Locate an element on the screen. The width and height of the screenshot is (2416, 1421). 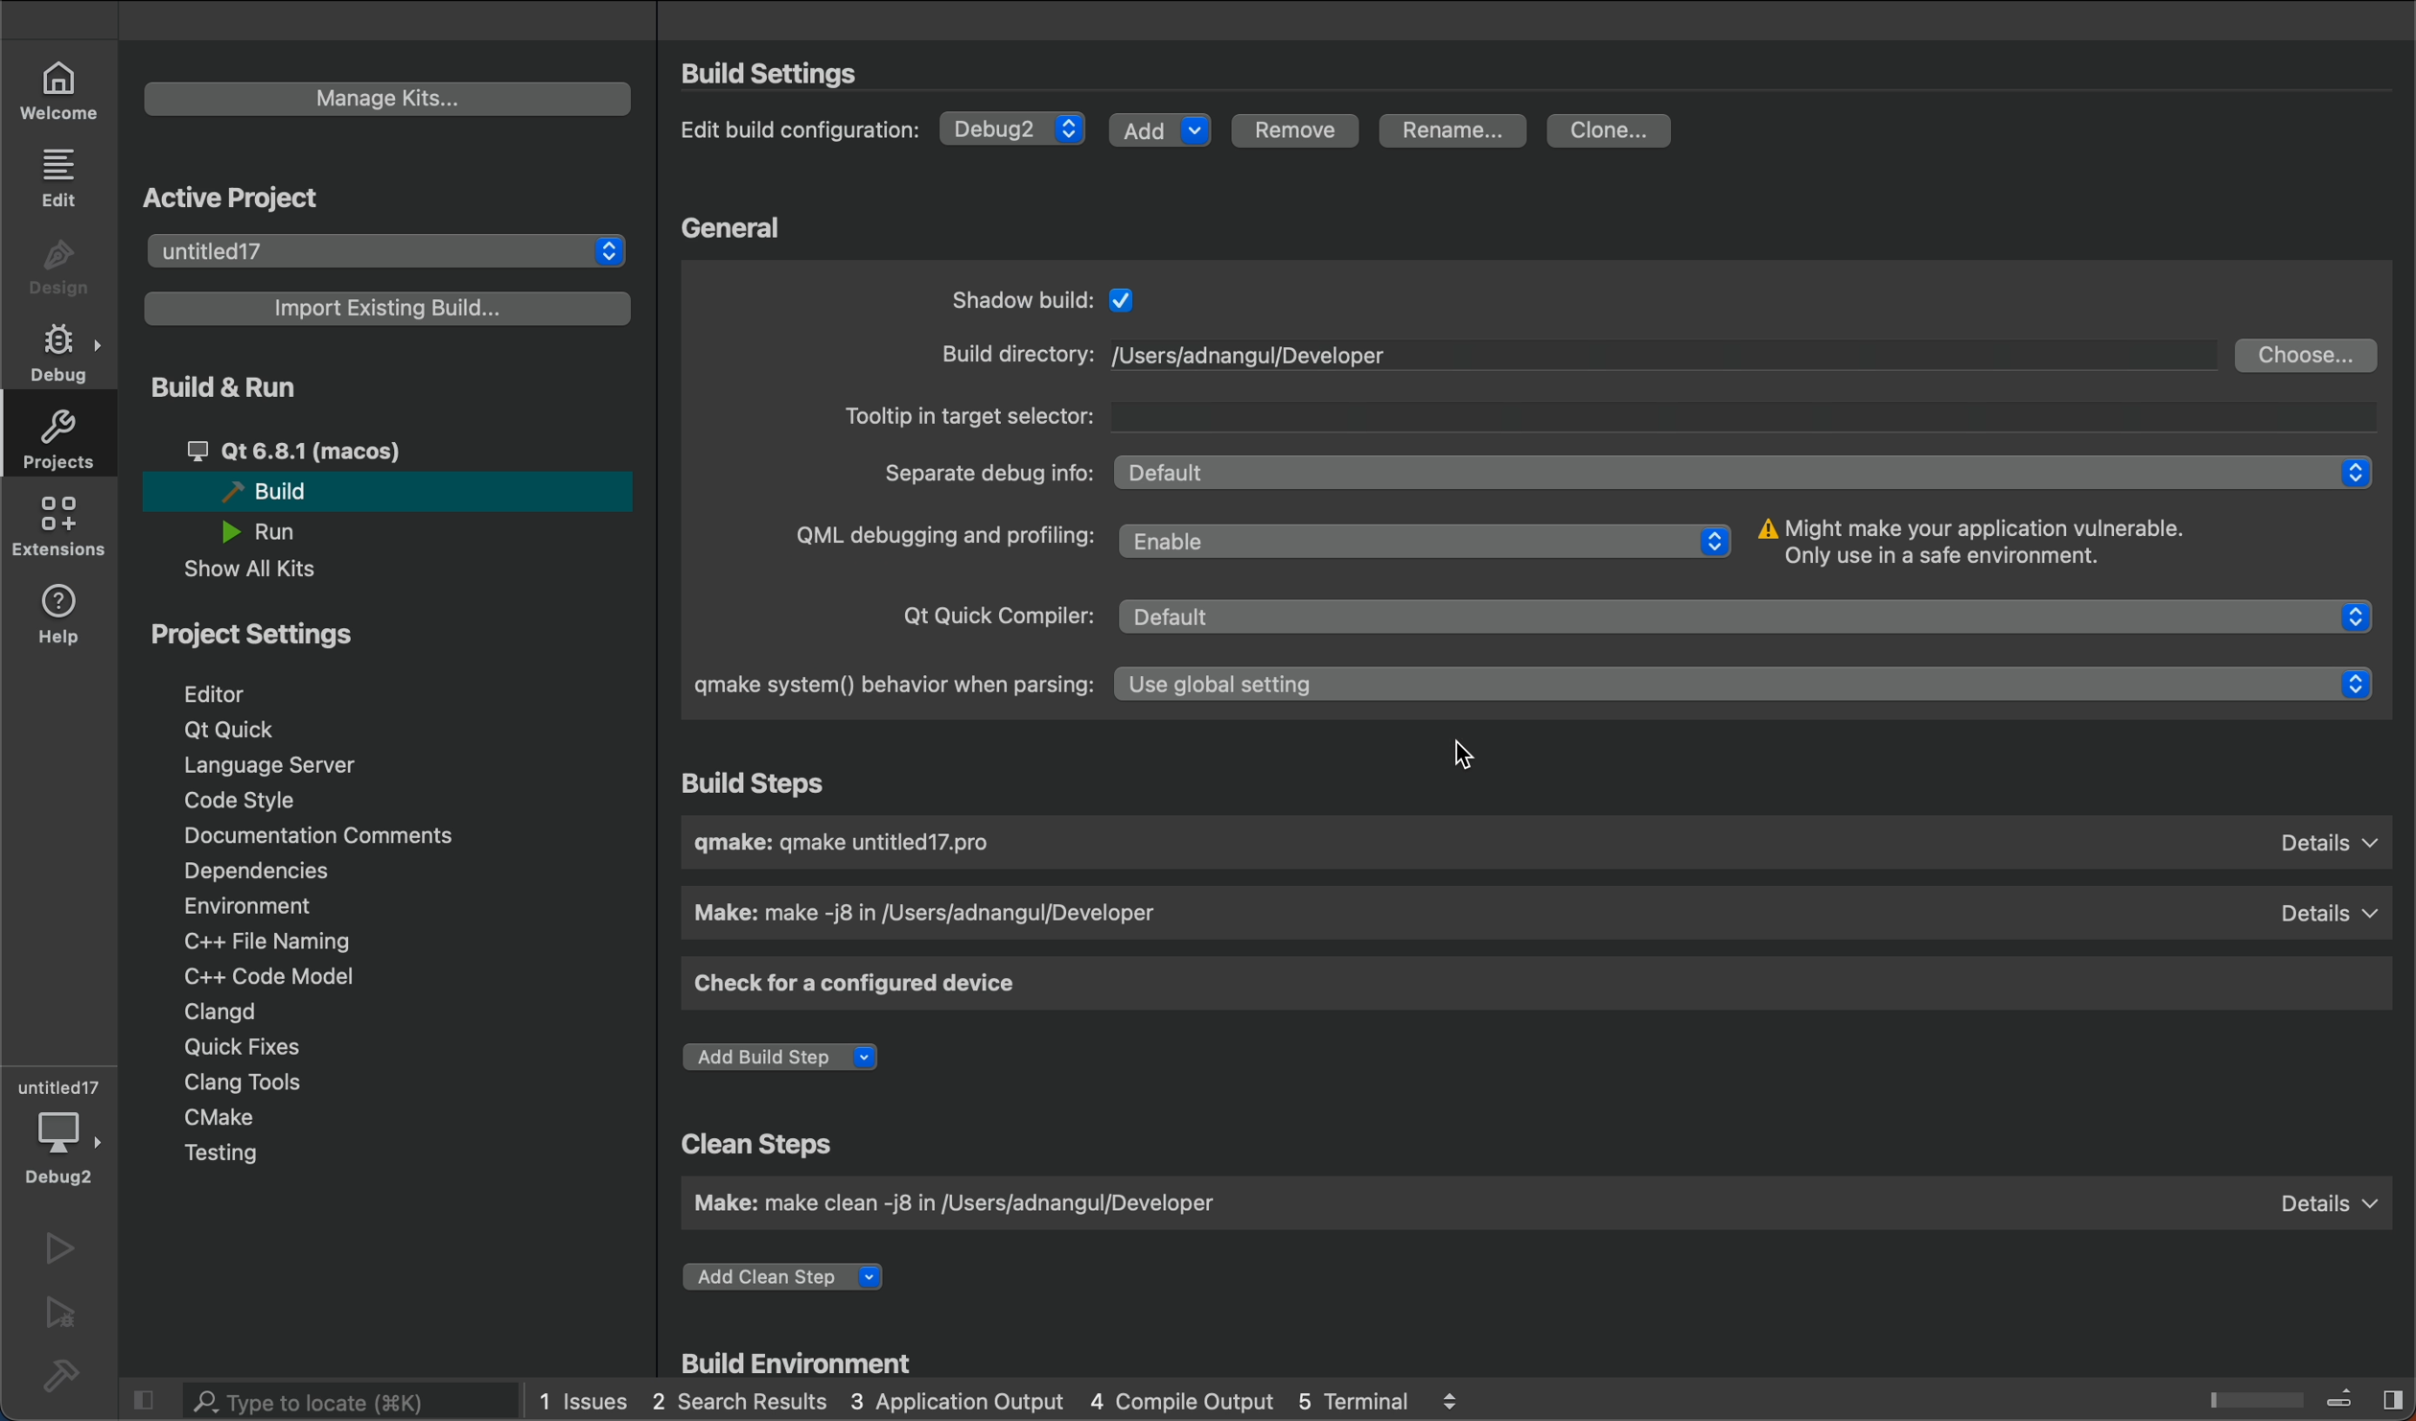
run is located at coordinates (278, 531).